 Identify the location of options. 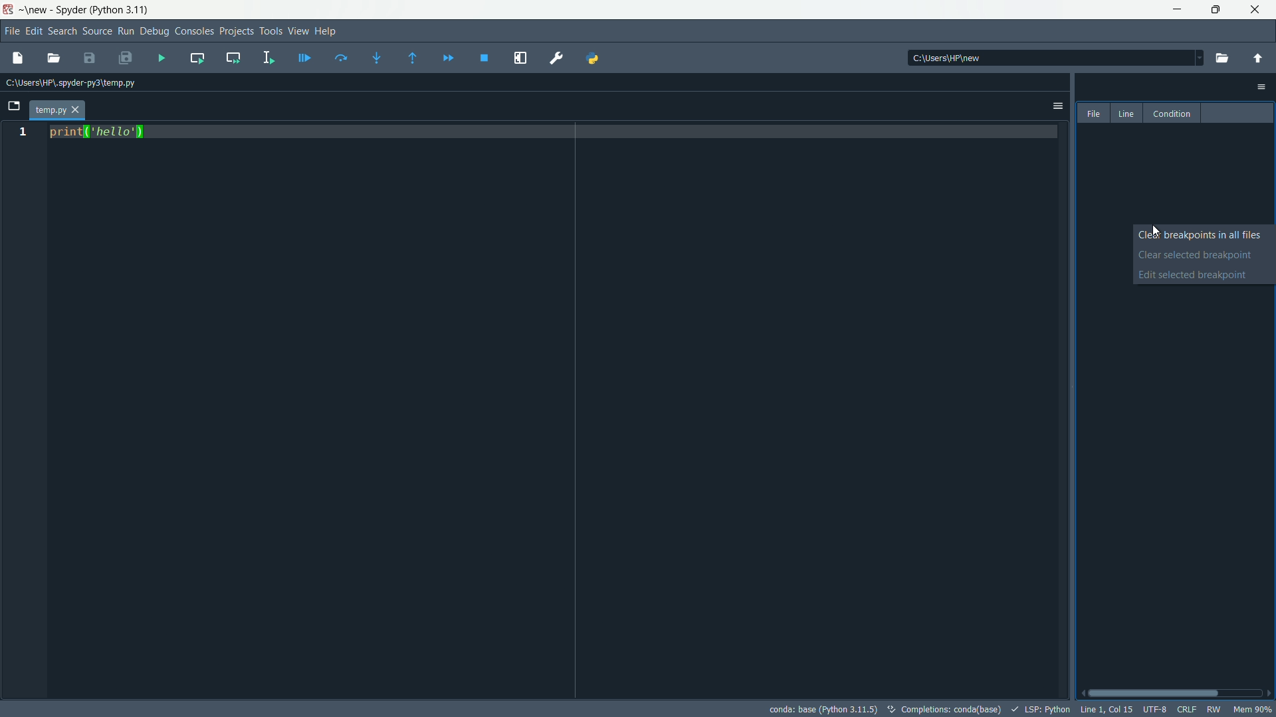
(1058, 106).